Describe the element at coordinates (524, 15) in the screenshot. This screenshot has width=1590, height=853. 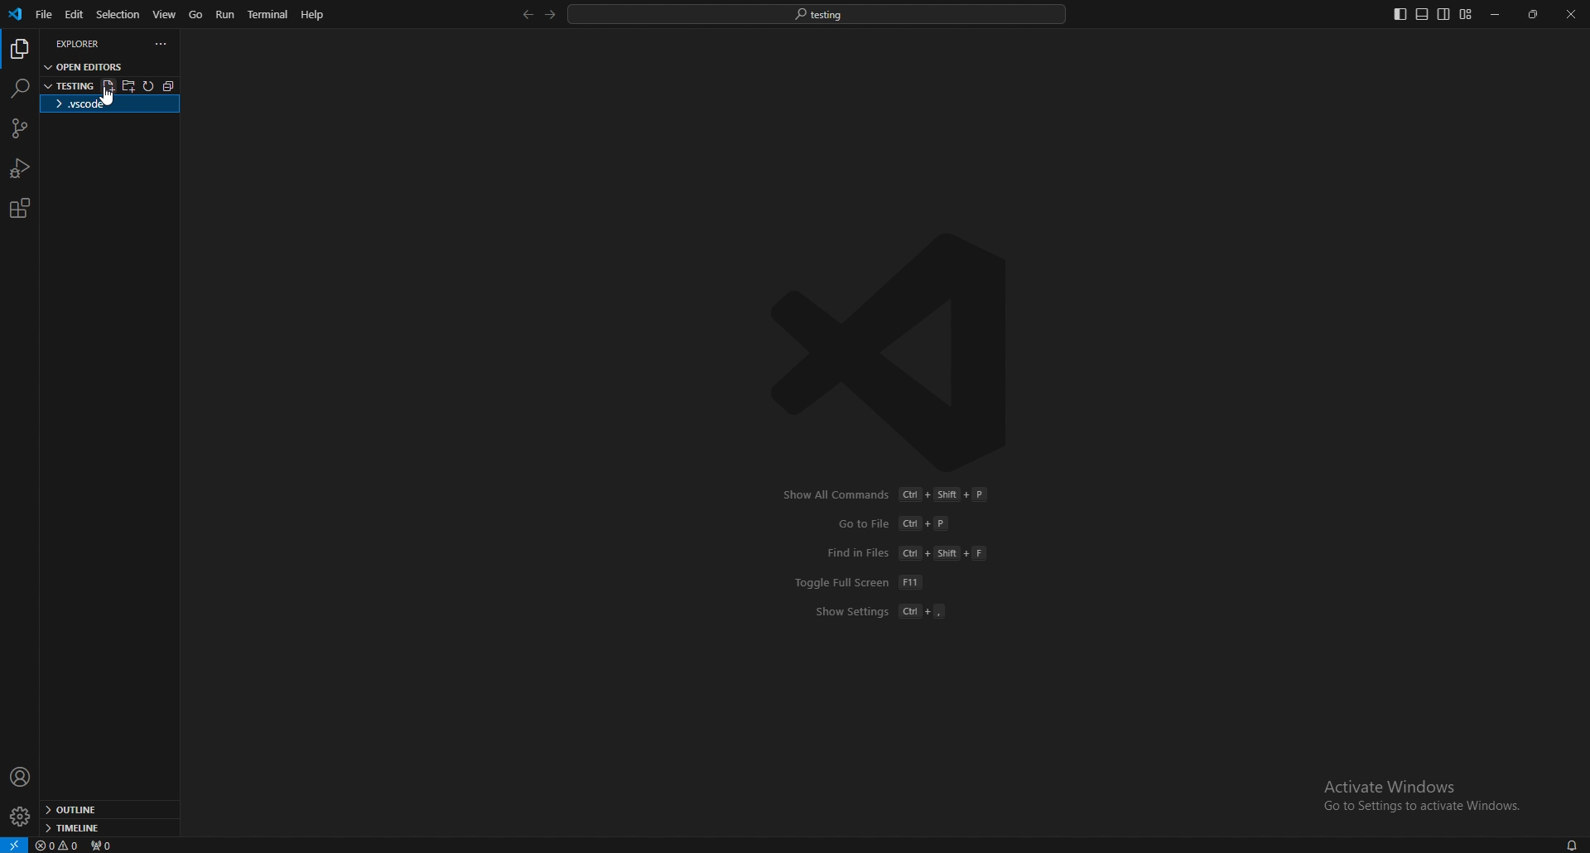
I see `back` at that location.